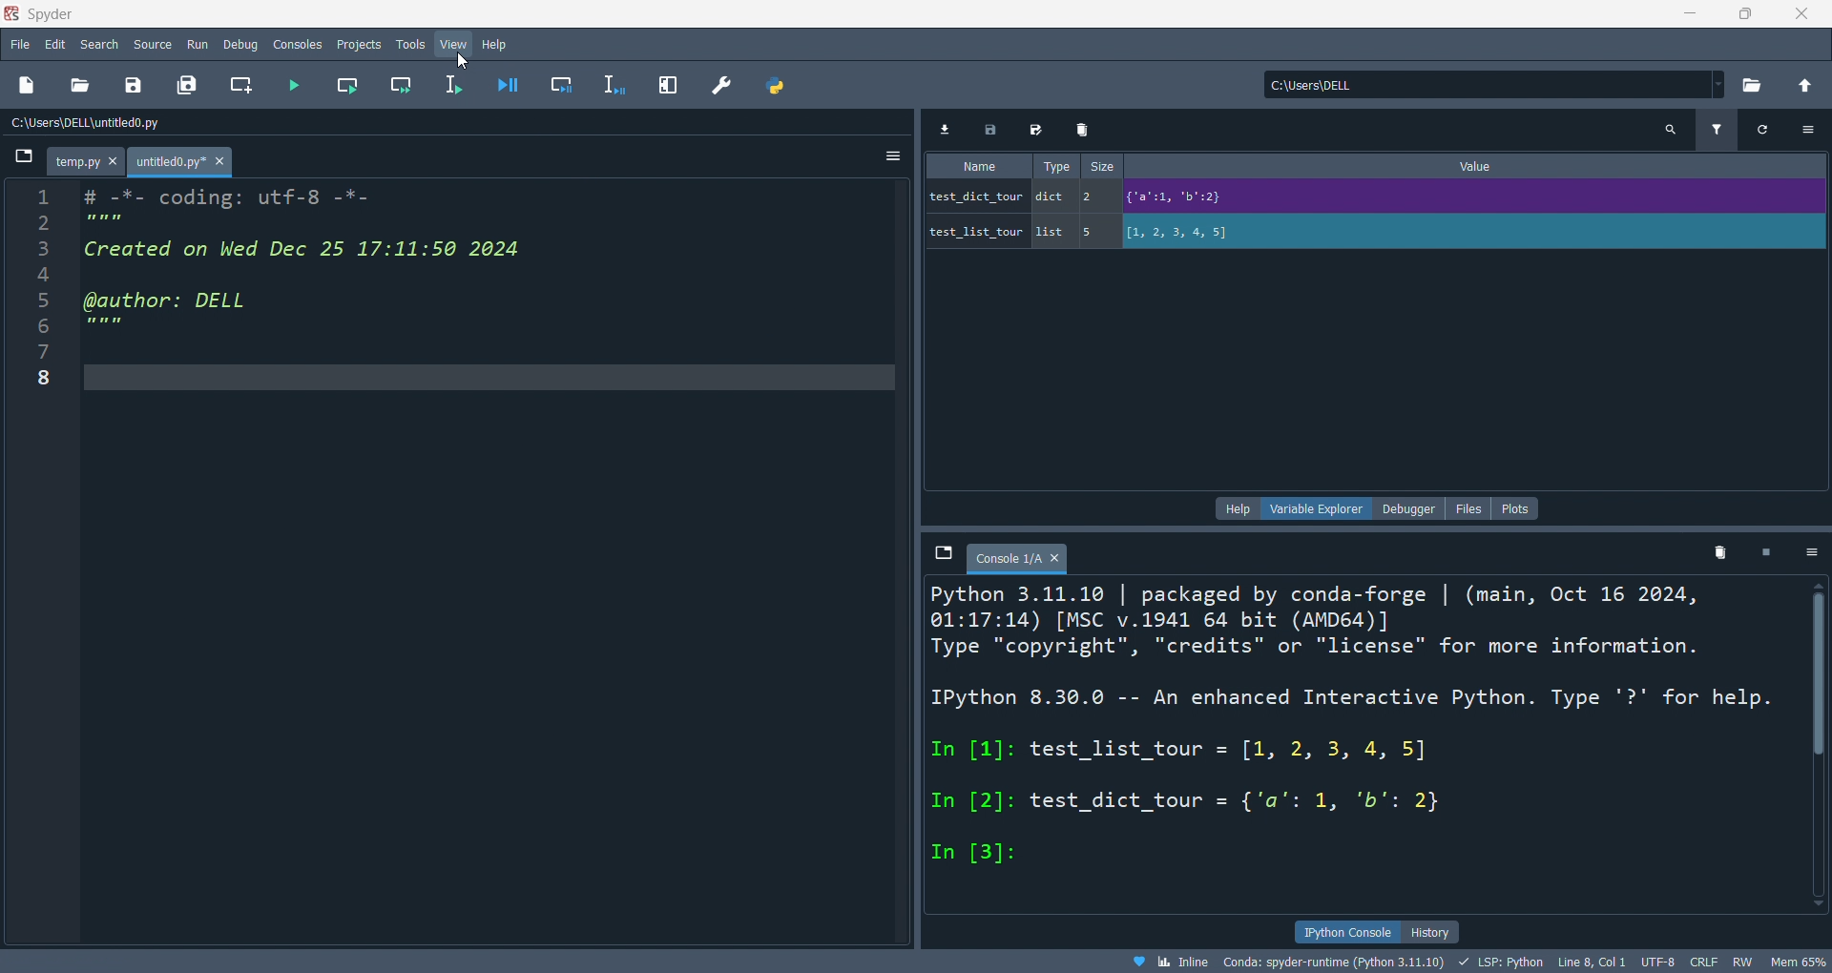 The width and height of the screenshot is (1832, 973). What do you see at coordinates (28, 85) in the screenshot?
I see `new file` at bounding box center [28, 85].